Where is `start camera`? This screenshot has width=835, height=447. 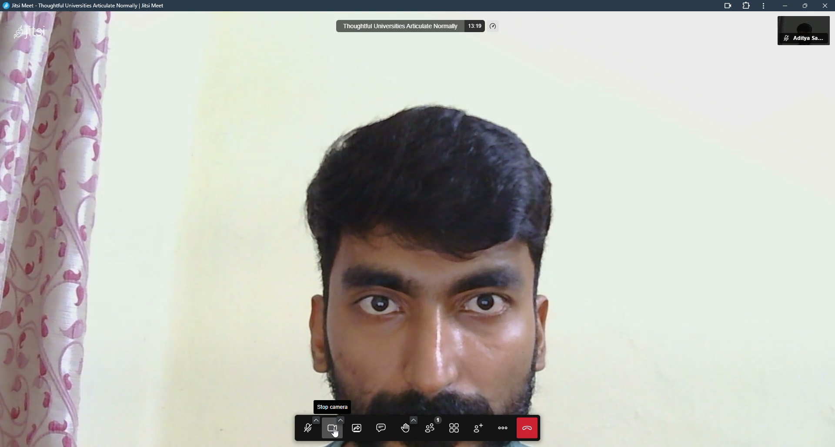 start camera is located at coordinates (333, 428).